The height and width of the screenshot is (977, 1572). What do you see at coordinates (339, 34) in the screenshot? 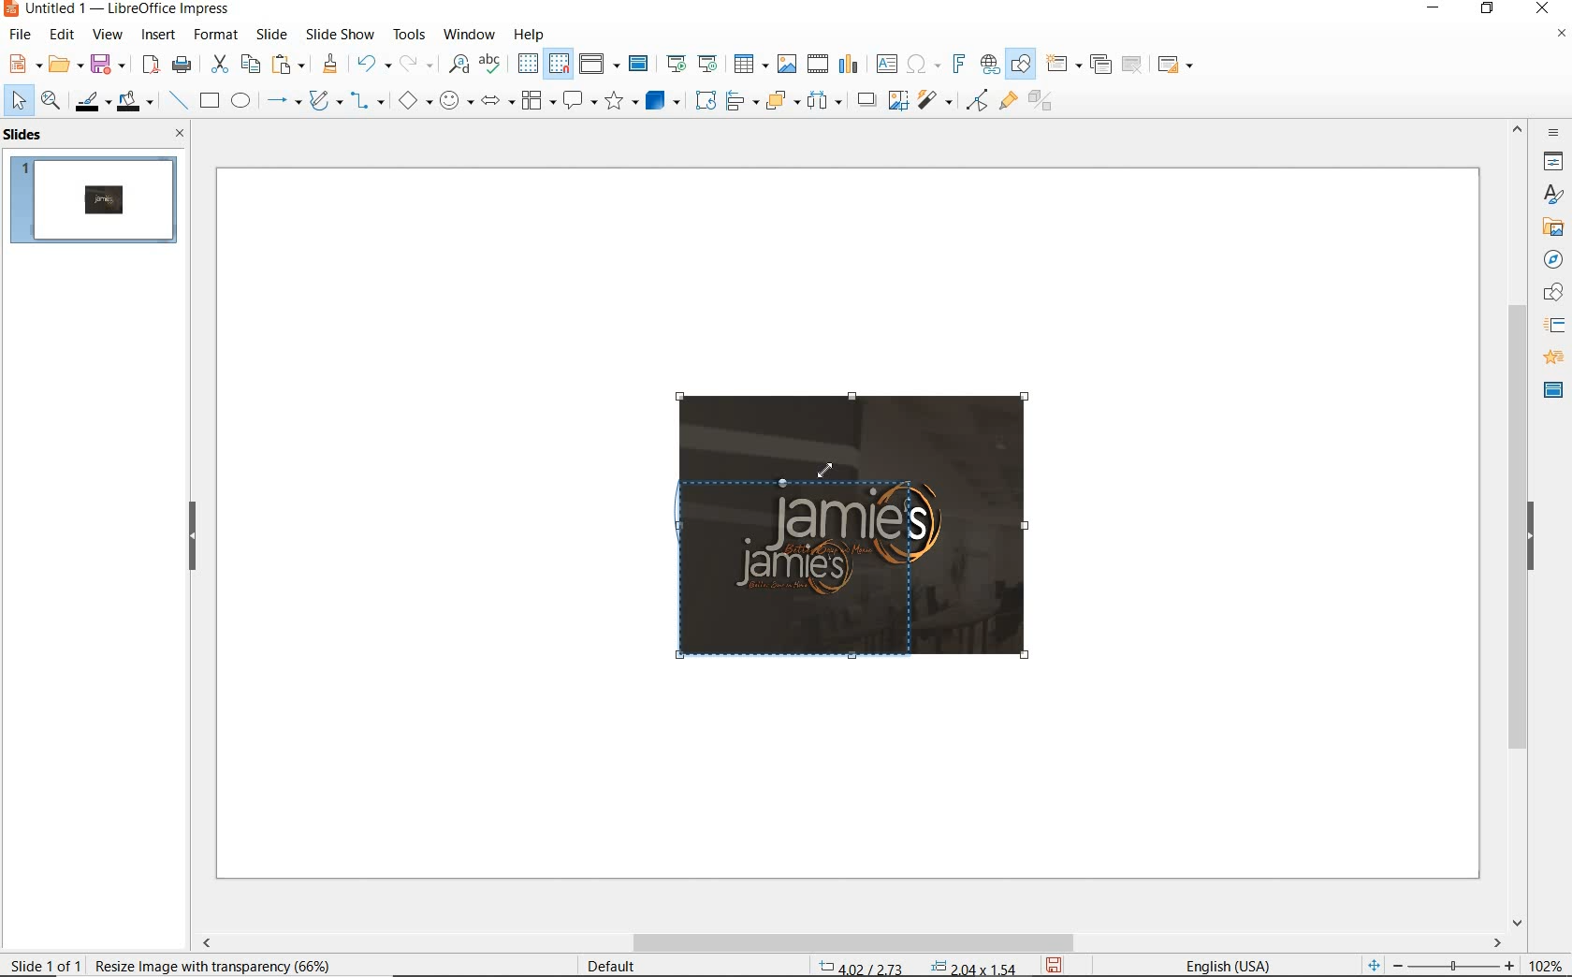
I see `slide show` at bounding box center [339, 34].